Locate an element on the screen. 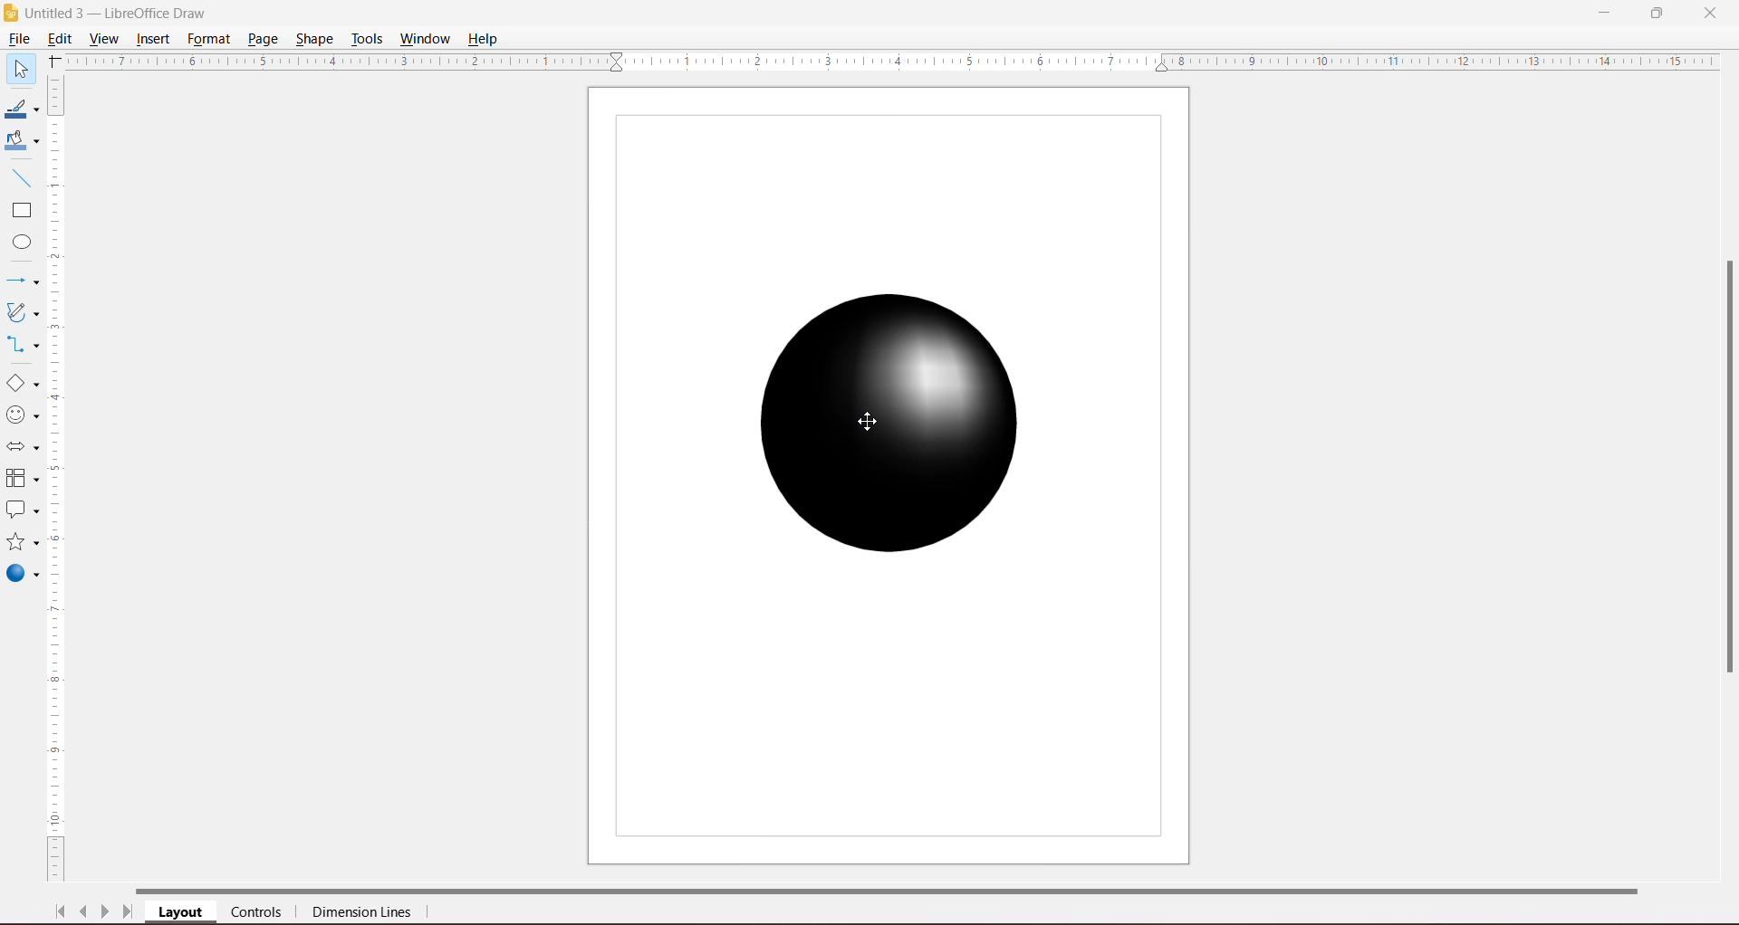  Horizontal Ruler is located at coordinates (892, 61).